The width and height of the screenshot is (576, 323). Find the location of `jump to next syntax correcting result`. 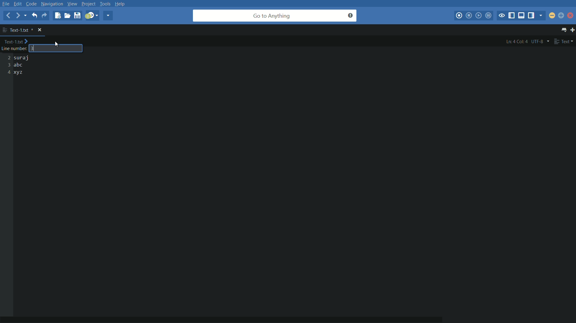

jump to next syntax correcting result is located at coordinates (91, 15).